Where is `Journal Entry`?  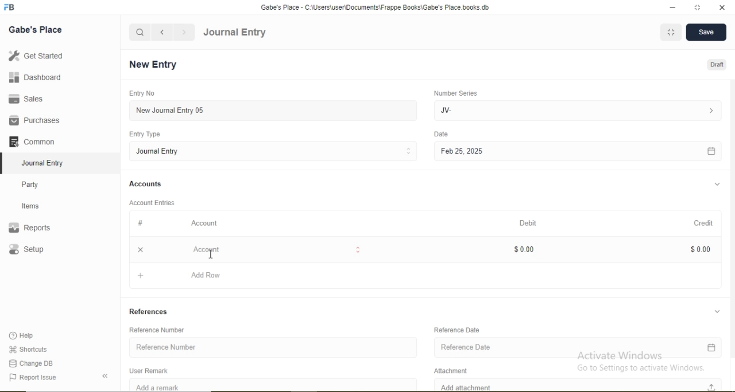 Journal Entry is located at coordinates (235, 33).